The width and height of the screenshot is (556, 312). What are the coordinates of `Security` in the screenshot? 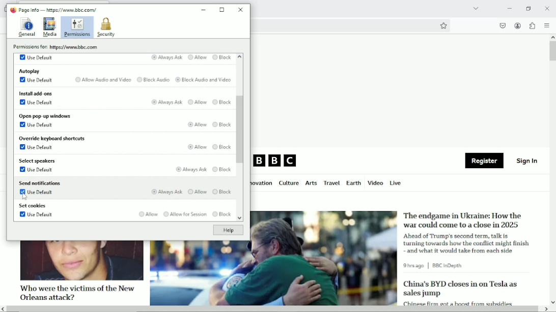 It's located at (106, 27).